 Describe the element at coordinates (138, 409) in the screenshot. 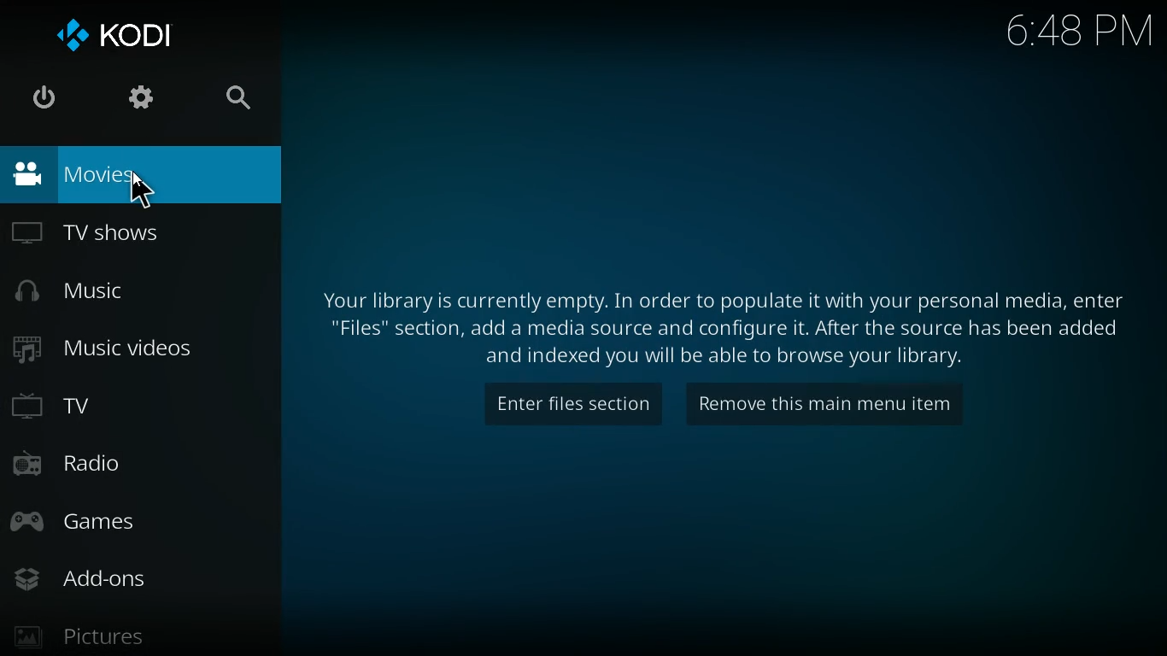

I see `tv` at that location.